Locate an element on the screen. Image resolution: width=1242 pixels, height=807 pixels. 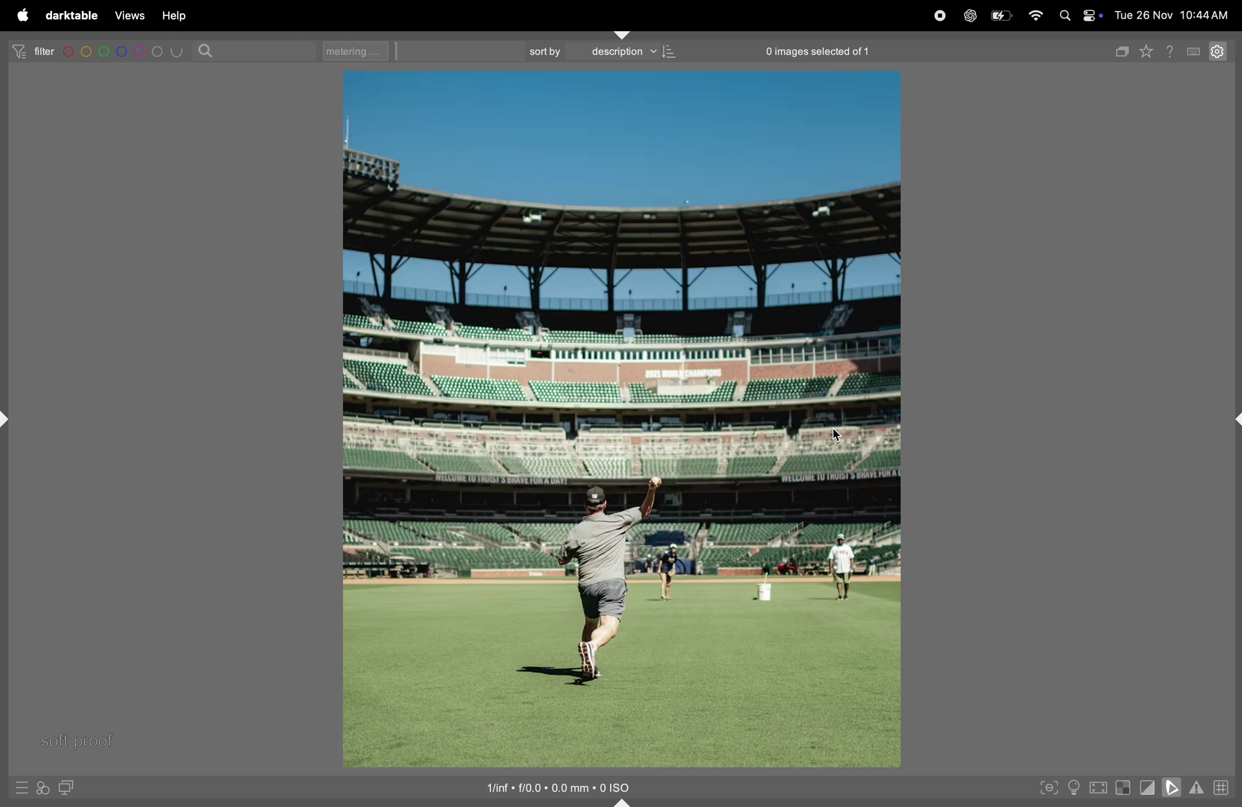
toggle high quality processing is located at coordinates (1100, 787).